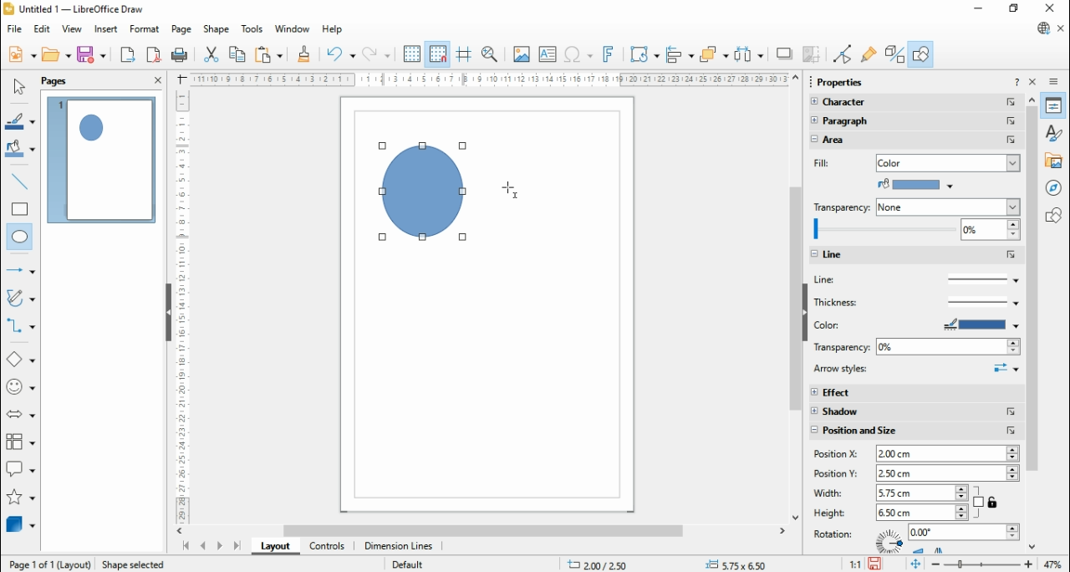 Image resolution: width=1070 pixels, height=572 pixels. What do you see at coordinates (182, 29) in the screenshot?
I see `page` at bounding box center [182, 29].